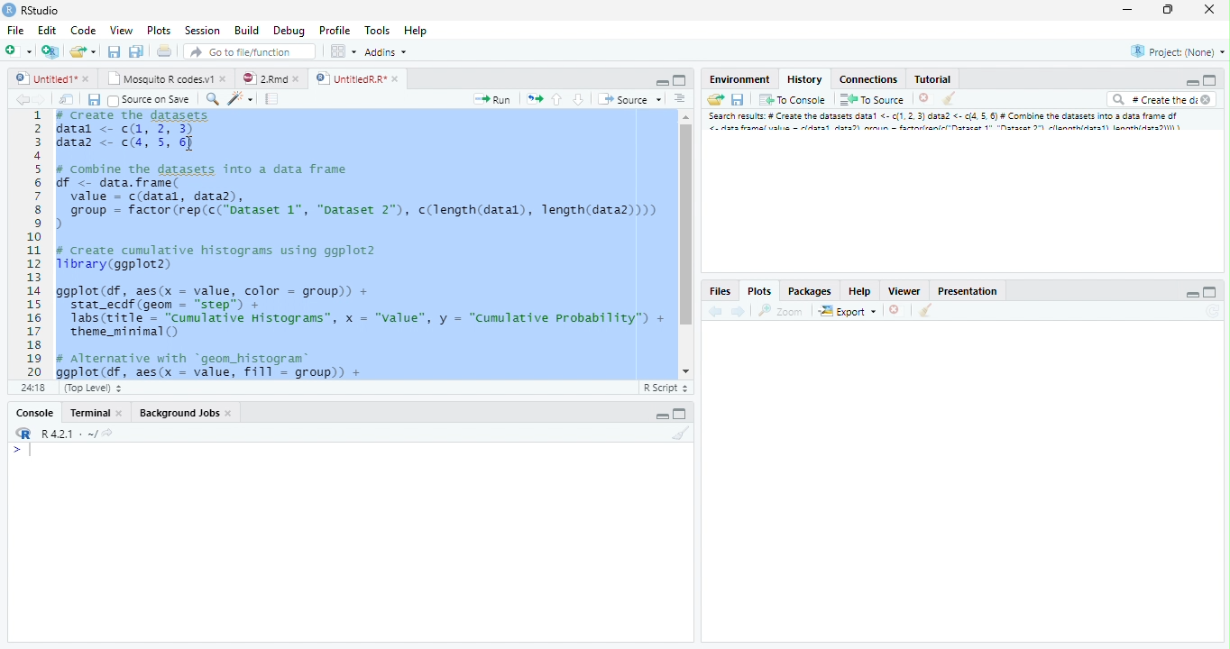  Describe the element at coordinates (683, 415) in the screenshot. I see `Maximize` at that location.